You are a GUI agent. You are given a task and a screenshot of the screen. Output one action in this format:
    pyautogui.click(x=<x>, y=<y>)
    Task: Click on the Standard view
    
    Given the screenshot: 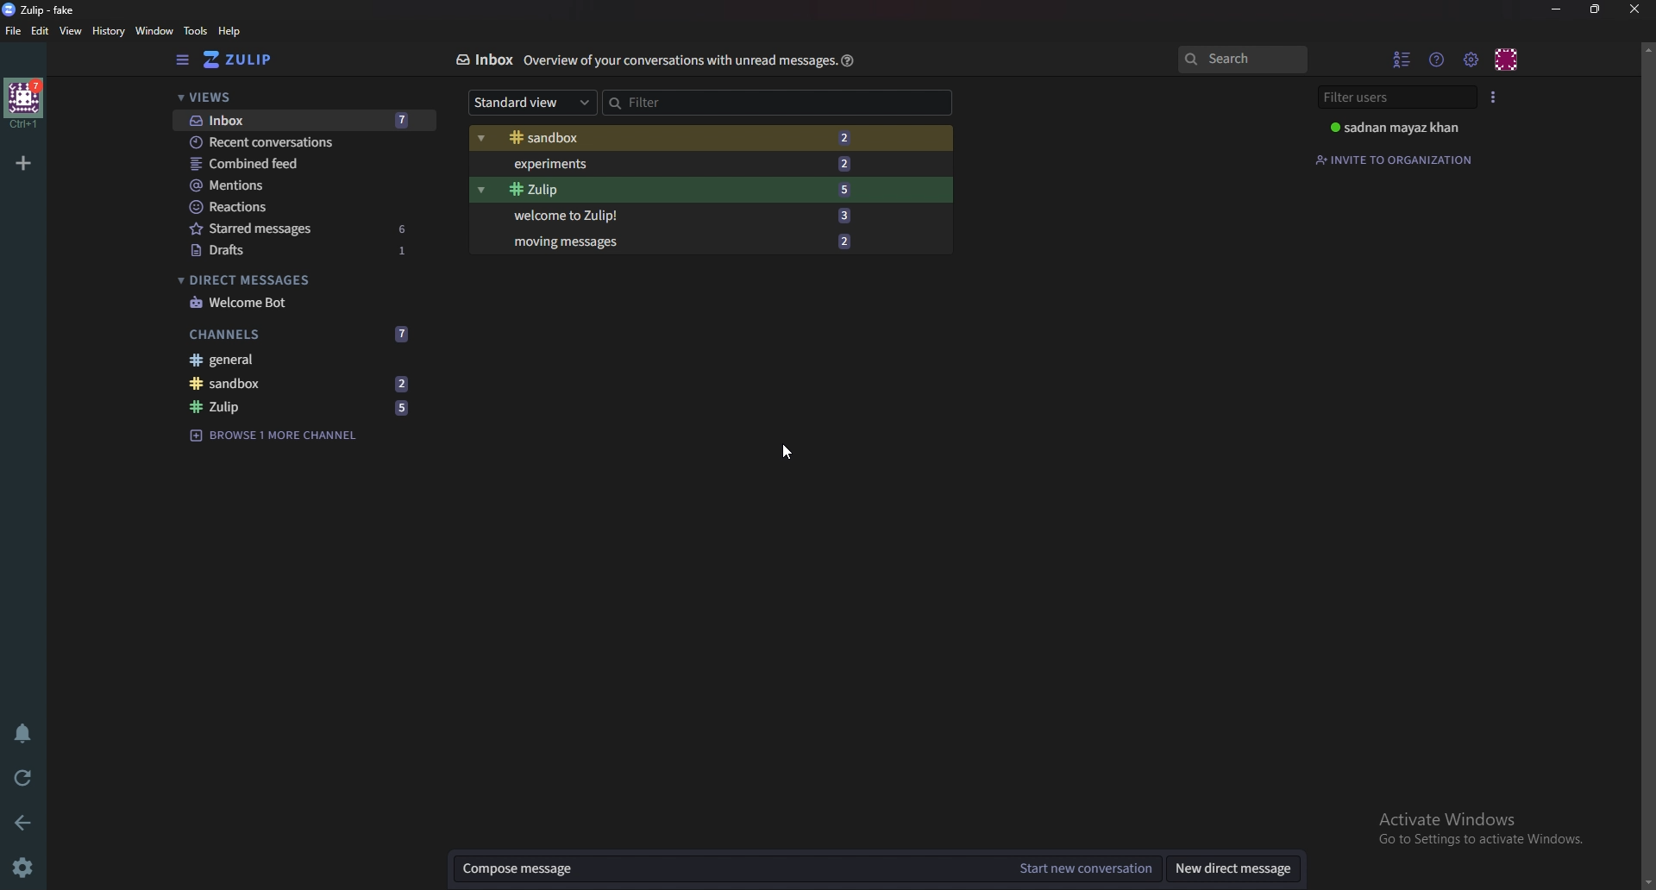 What is the action you would take?
    pyautogui.click(x=533, y=101)
    